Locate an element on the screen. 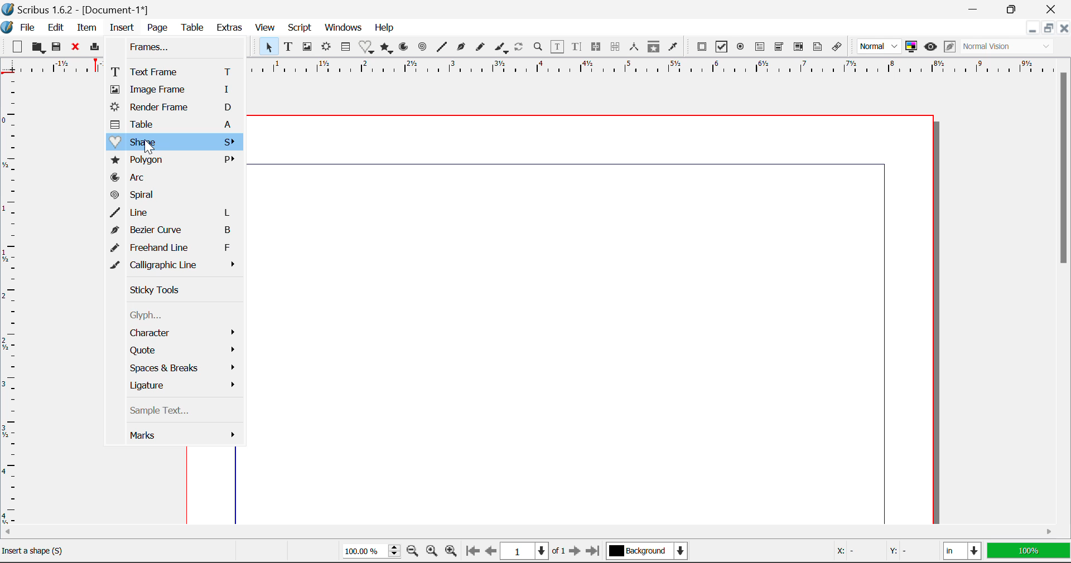 The height and width of the screenshot is (563, 1071). Select is located at coordinates (268, 47).